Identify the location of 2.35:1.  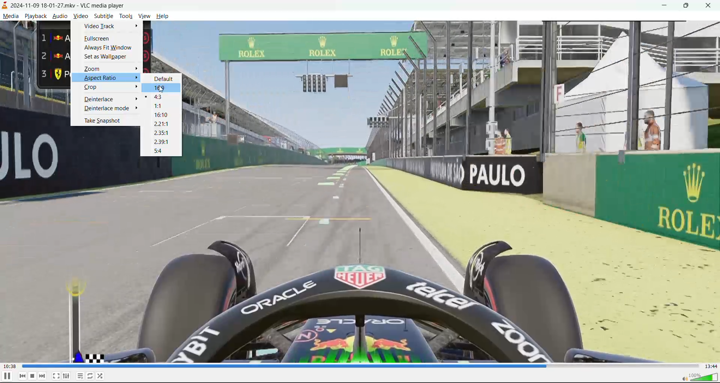
(162, 133).